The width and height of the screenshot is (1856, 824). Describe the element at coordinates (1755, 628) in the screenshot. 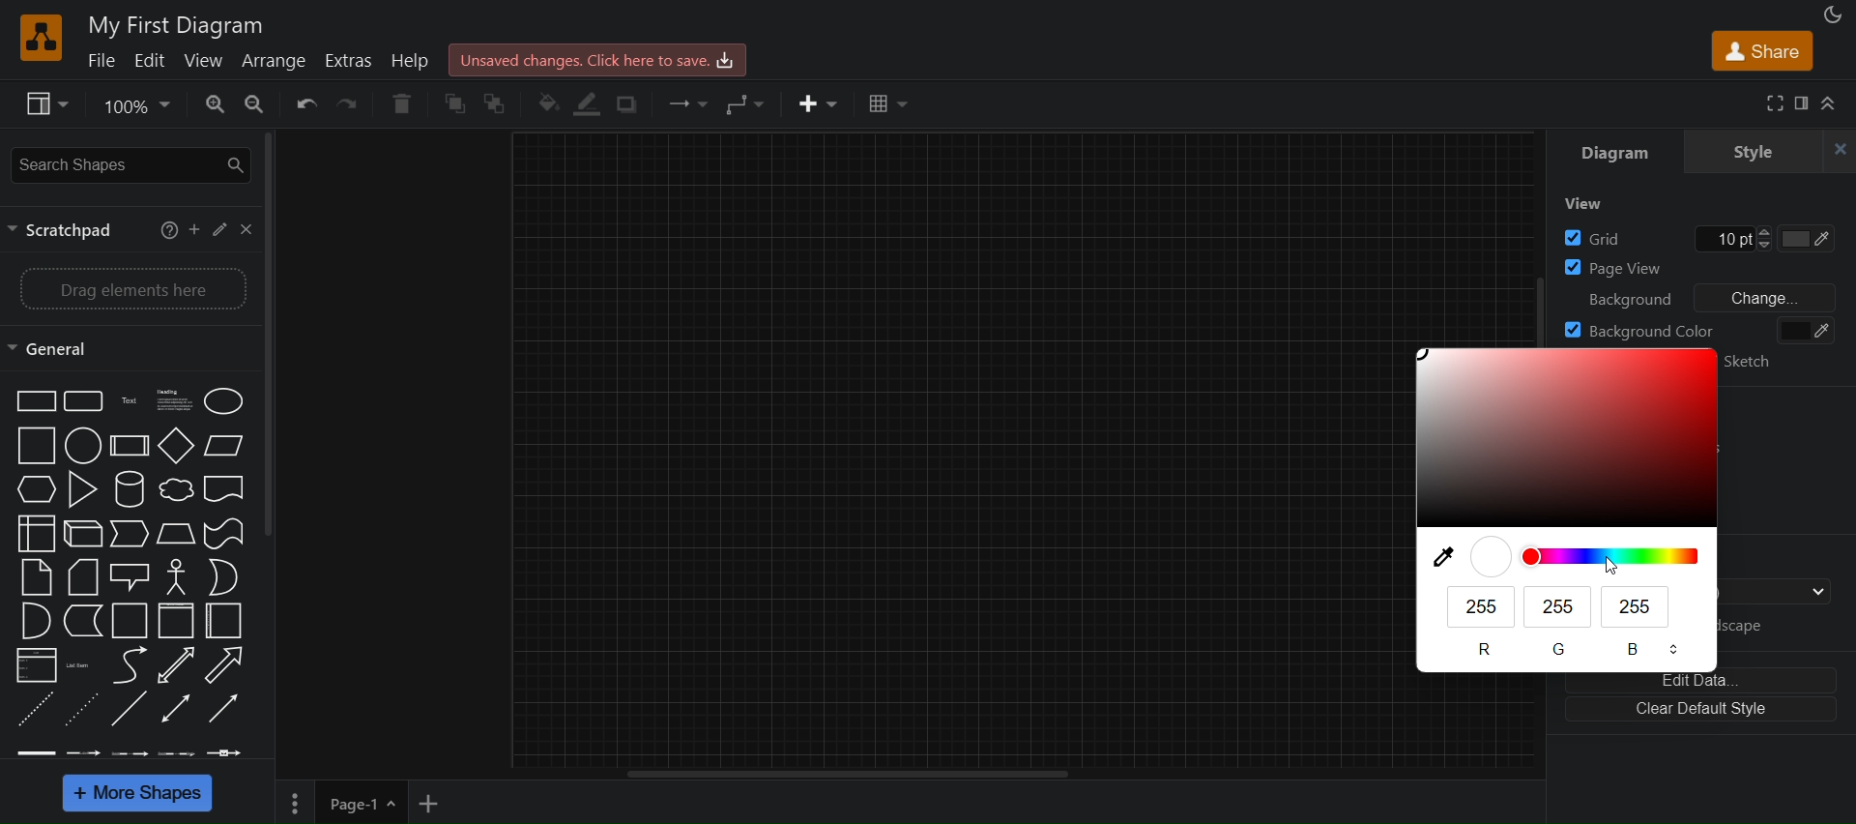

I see `landscape` at that location.